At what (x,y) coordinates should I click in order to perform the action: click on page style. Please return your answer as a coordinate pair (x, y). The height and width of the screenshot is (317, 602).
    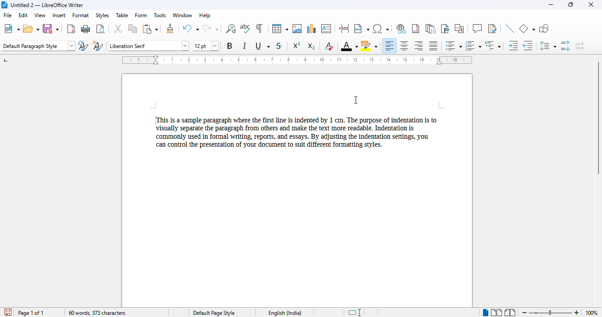
    Looking at the image, I should click on (213, 313).